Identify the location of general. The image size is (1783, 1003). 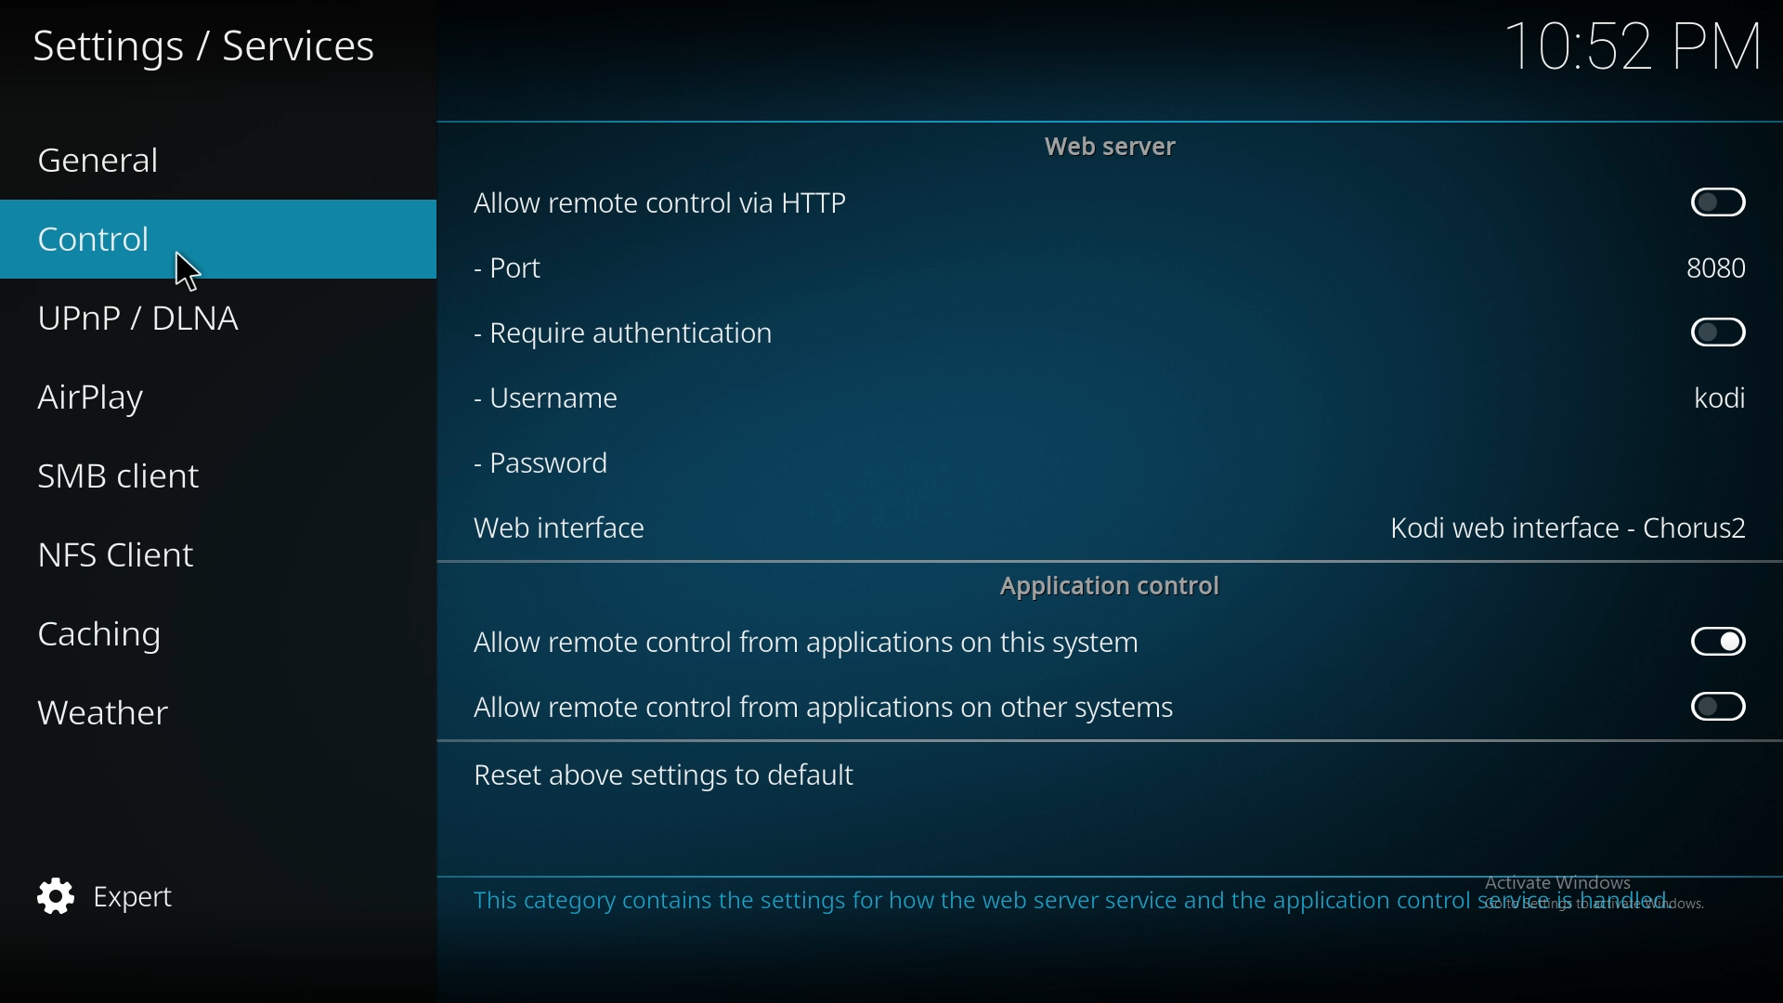
(196, 162).